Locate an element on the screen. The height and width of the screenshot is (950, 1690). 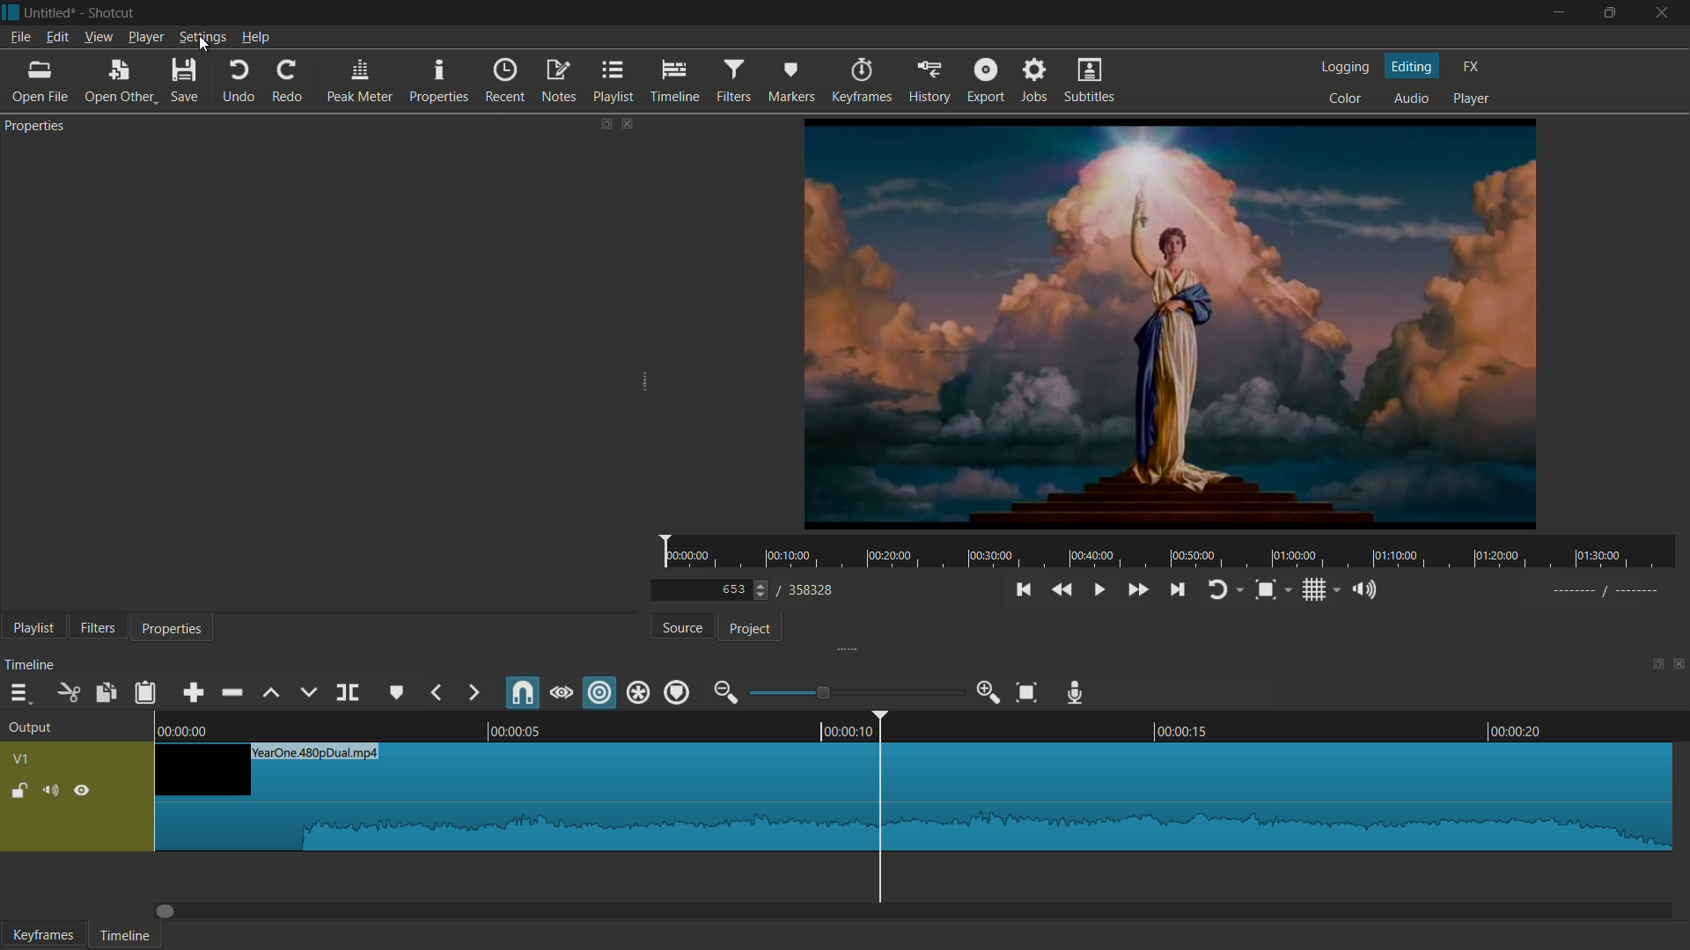
change layout is located at coordinates (606, 124).